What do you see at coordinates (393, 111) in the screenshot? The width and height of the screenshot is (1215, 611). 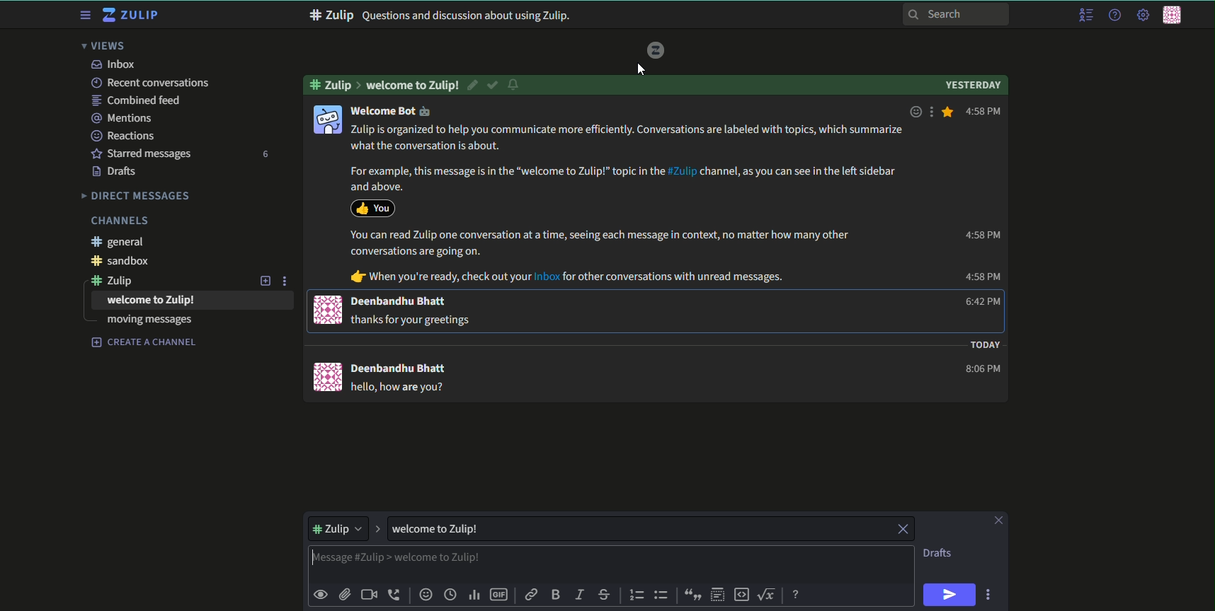 I see `Welcome Bot` at bounding box center [393, 111].